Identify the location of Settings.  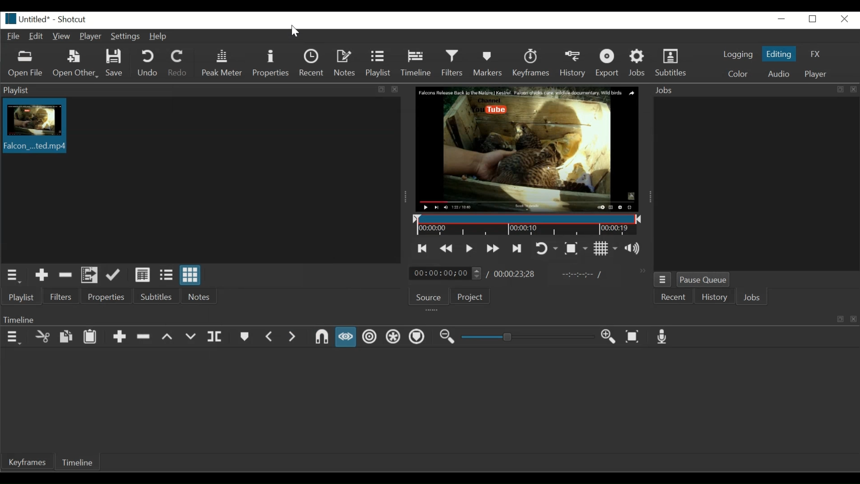
(127, 37).